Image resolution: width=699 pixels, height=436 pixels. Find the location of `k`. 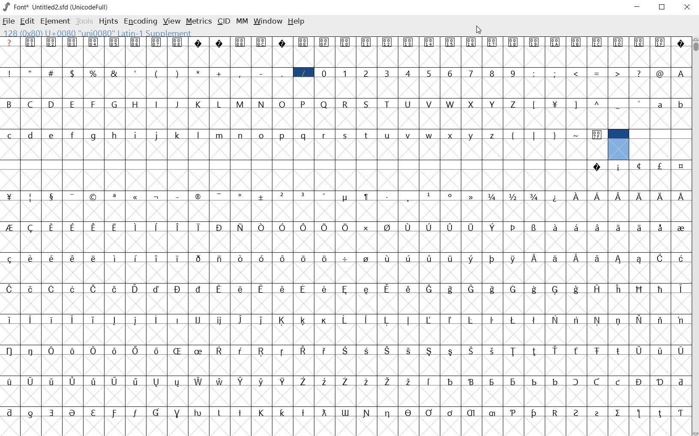

k is located at coordinates (178, 134).